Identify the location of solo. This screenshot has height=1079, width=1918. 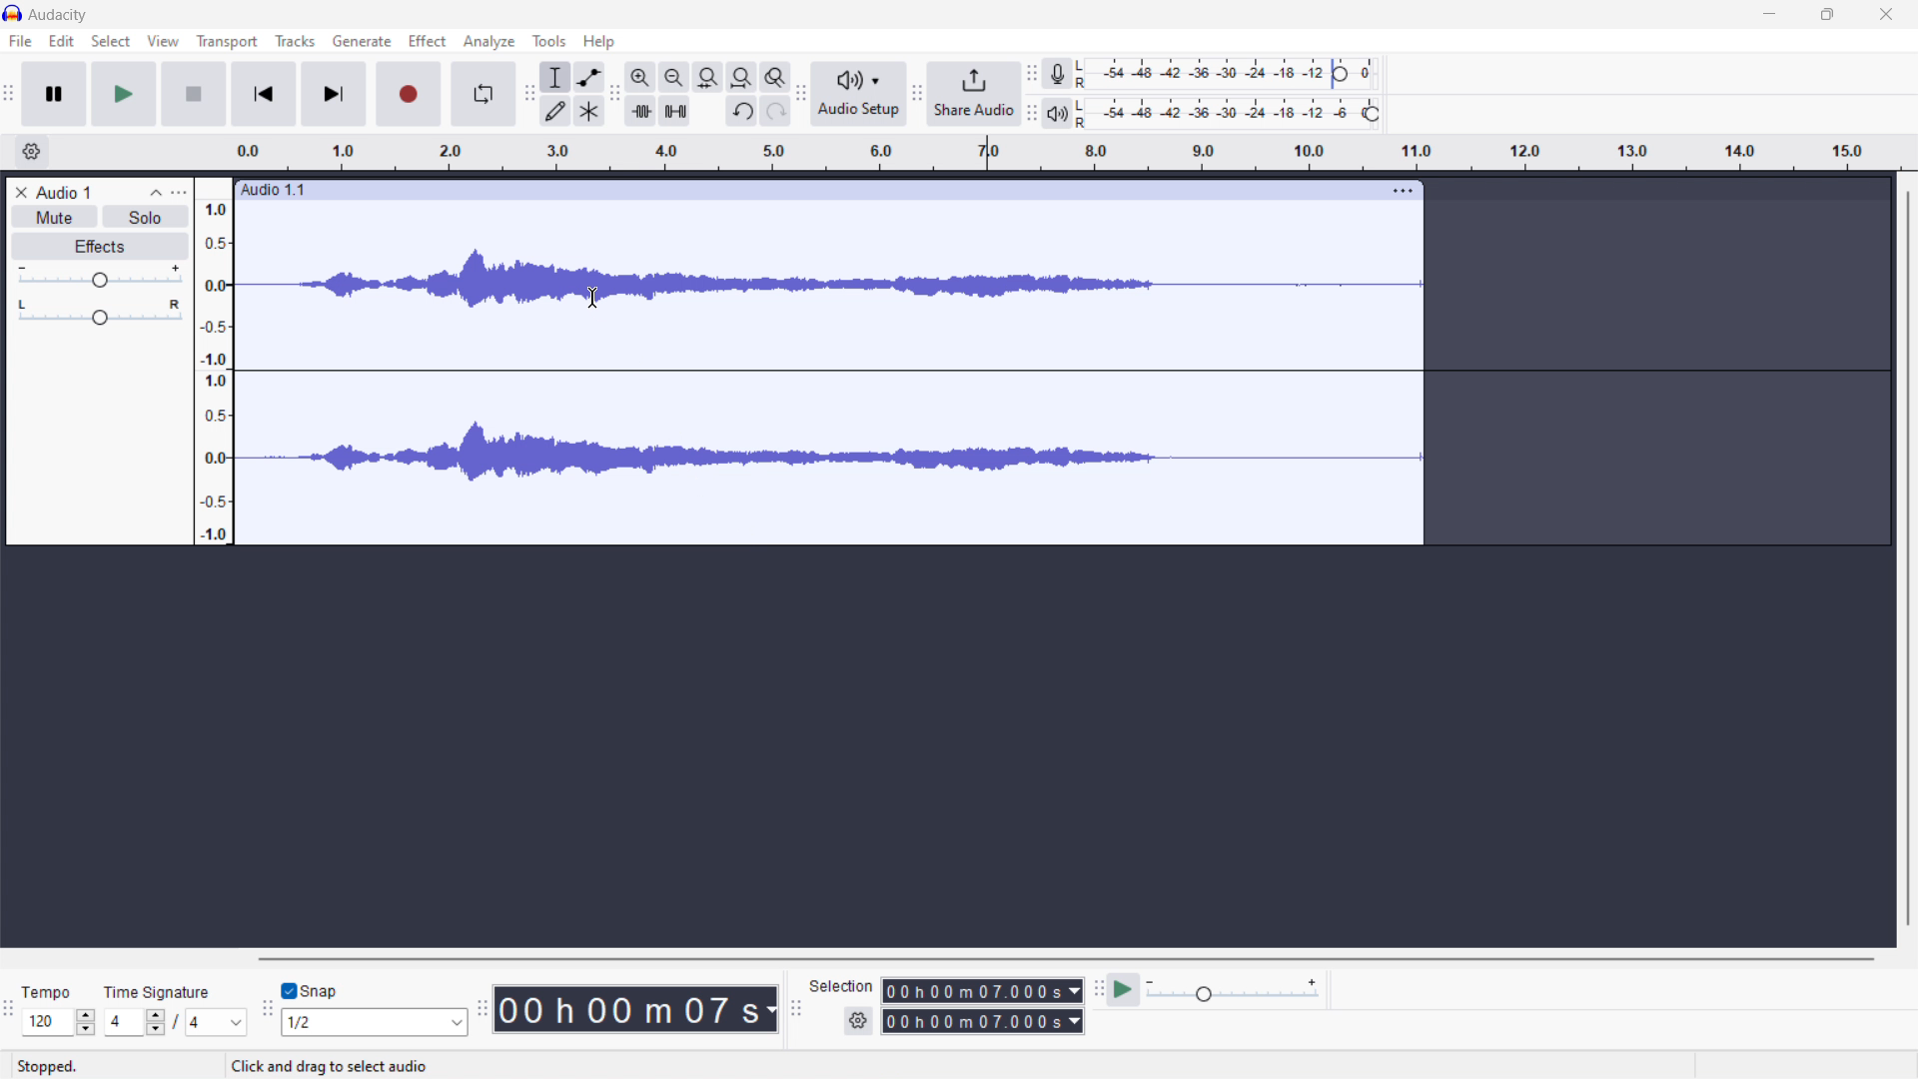
(142, 217).